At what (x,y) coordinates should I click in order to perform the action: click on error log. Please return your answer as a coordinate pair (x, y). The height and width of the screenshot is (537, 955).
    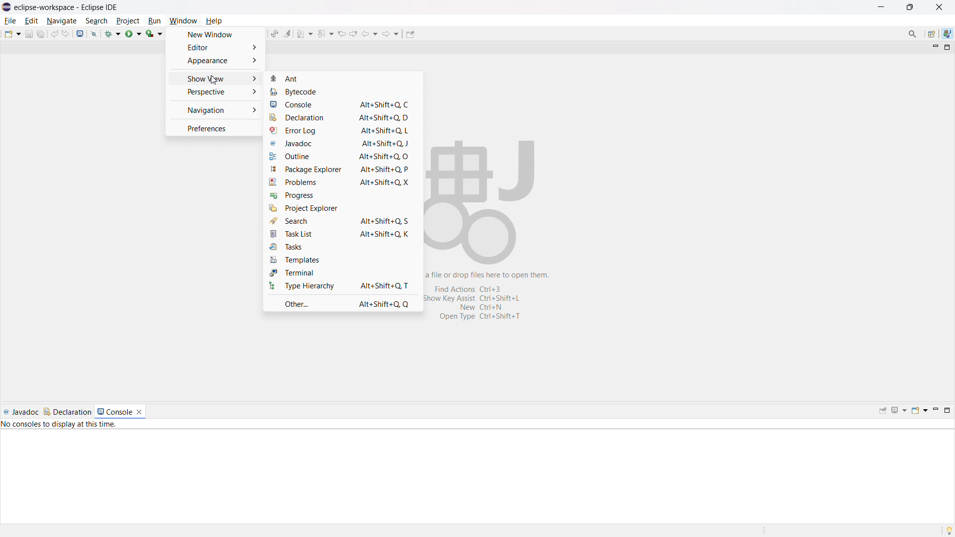
    Looking at the image, I should click on (342, 130).